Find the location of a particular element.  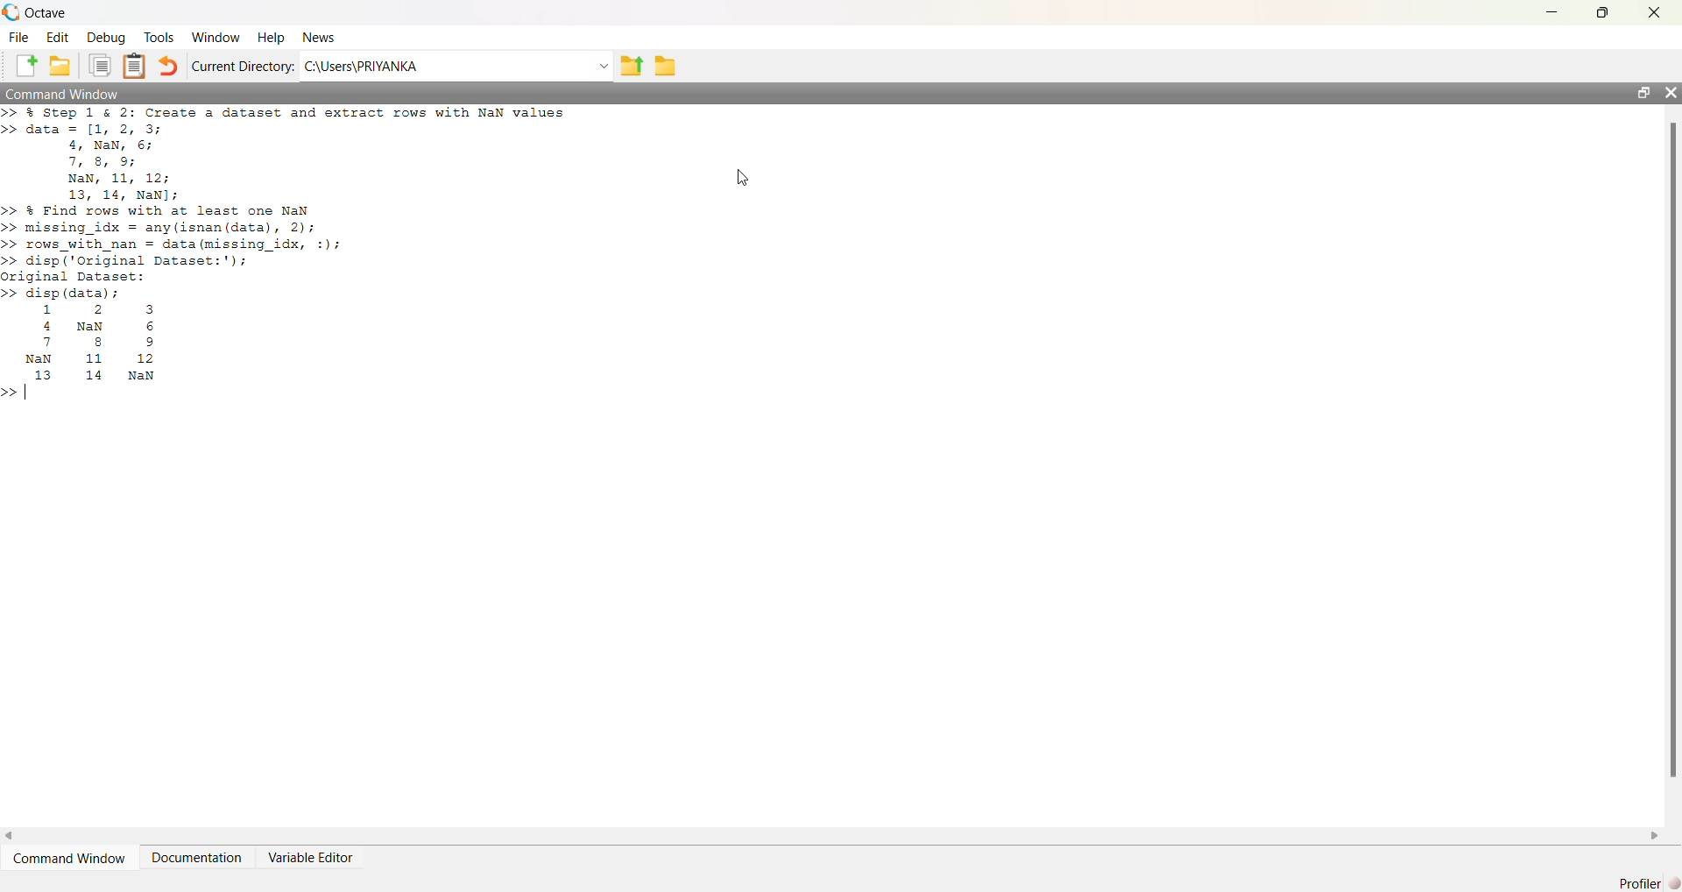

previous folder is located at coordinates (631, 67).